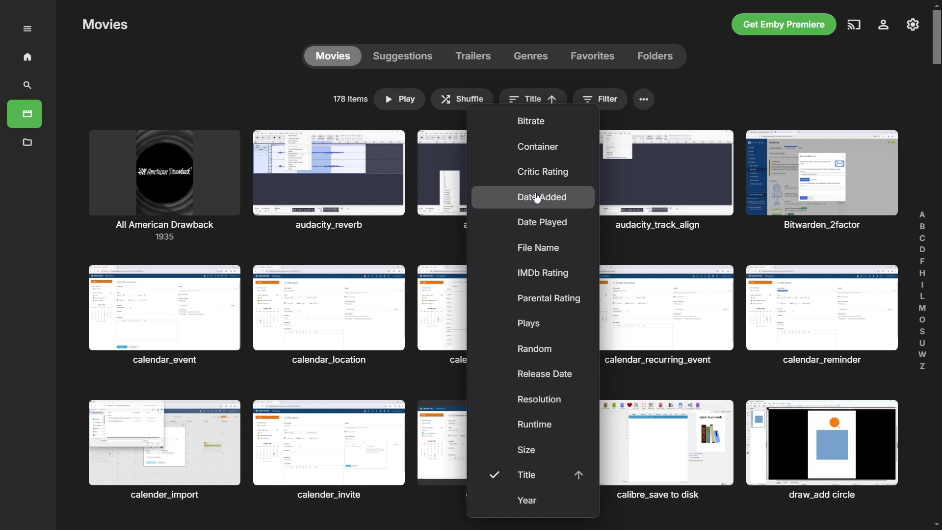  What do you see at coordinates (784, 24) in the screenshot?
I see `get emby premiere` at bounding box center [784, 24].